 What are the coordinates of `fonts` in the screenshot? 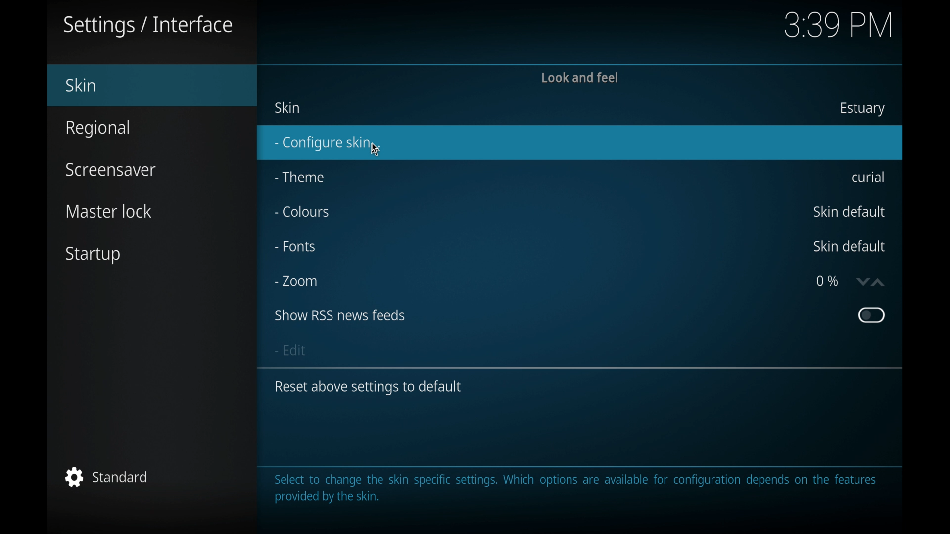 It's located at (294, 246).